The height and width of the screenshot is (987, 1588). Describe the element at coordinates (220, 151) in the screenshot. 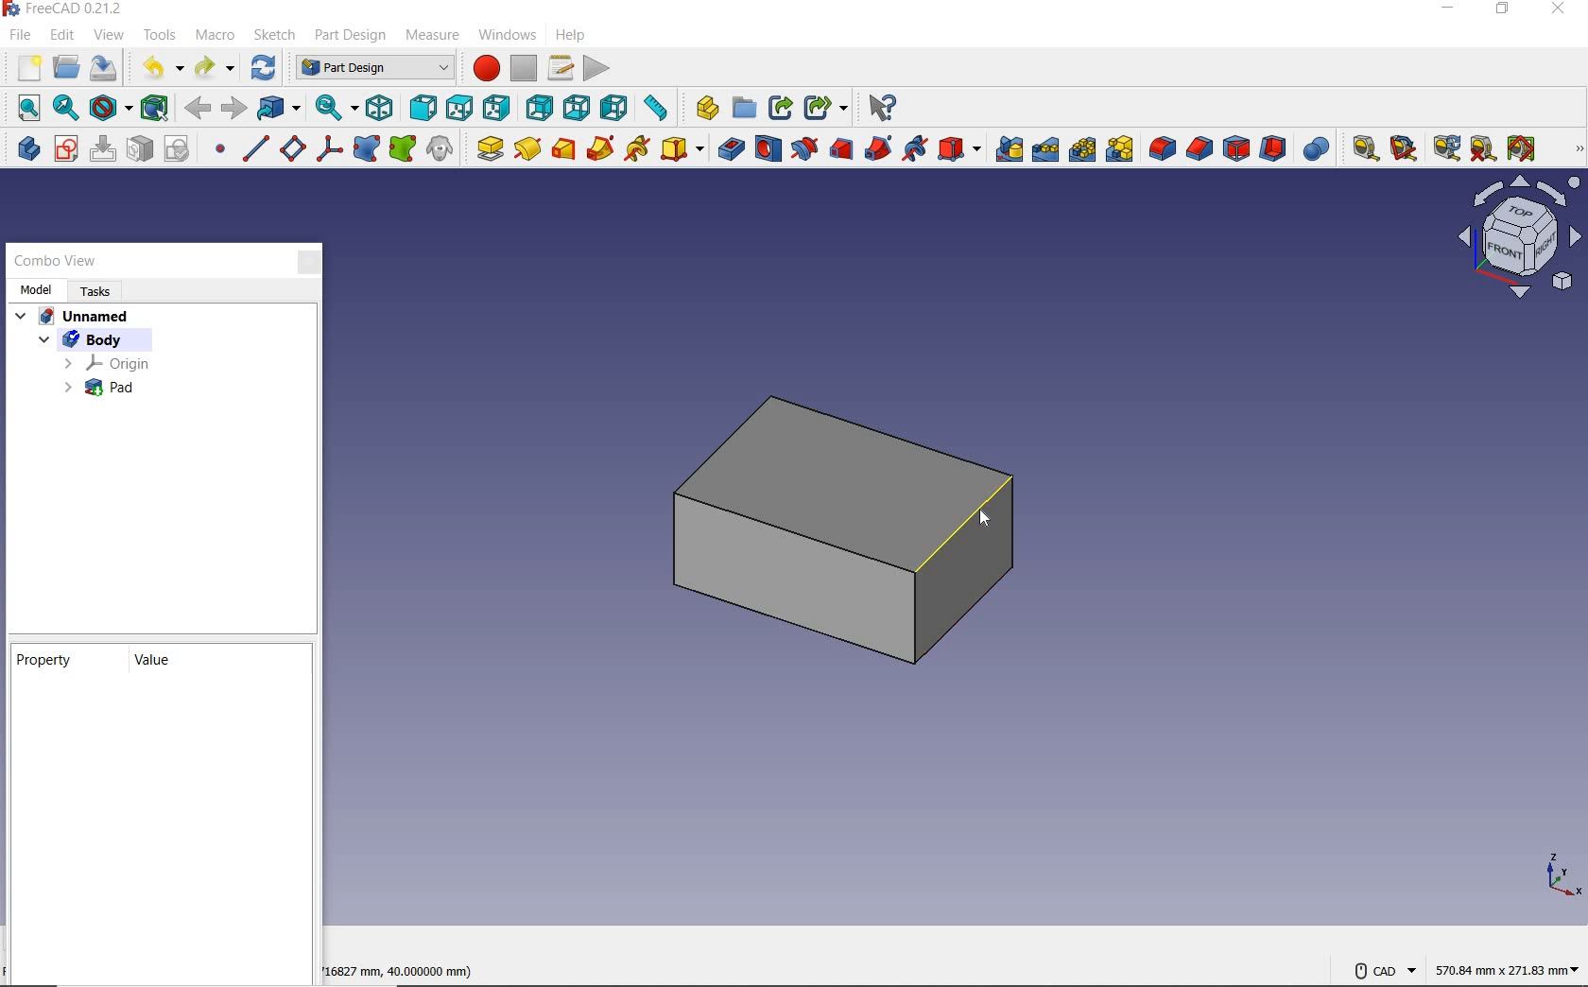

I see `create a datum point` at that location.